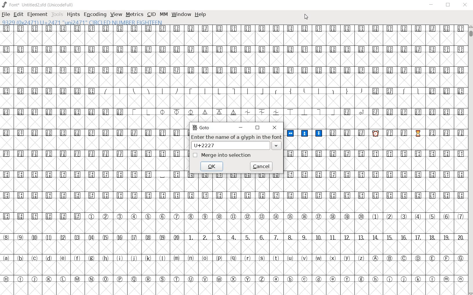 The height and width of the screenshot is (295, 473). What do you see at coordinates (181, 14) in the screenshot?
I see `window` at bounding box center [181, 14].